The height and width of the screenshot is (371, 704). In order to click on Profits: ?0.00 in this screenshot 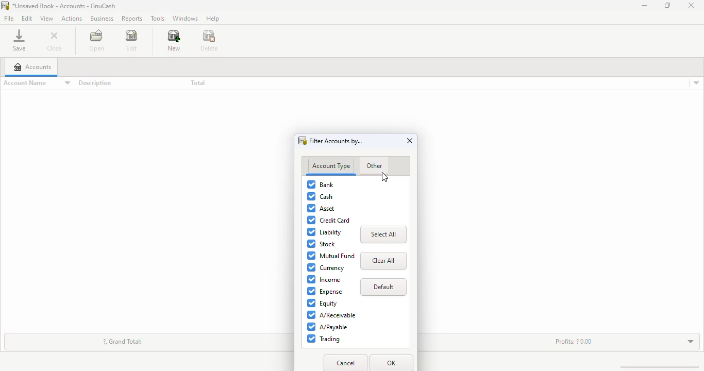, I will do `click(574, 341)`.